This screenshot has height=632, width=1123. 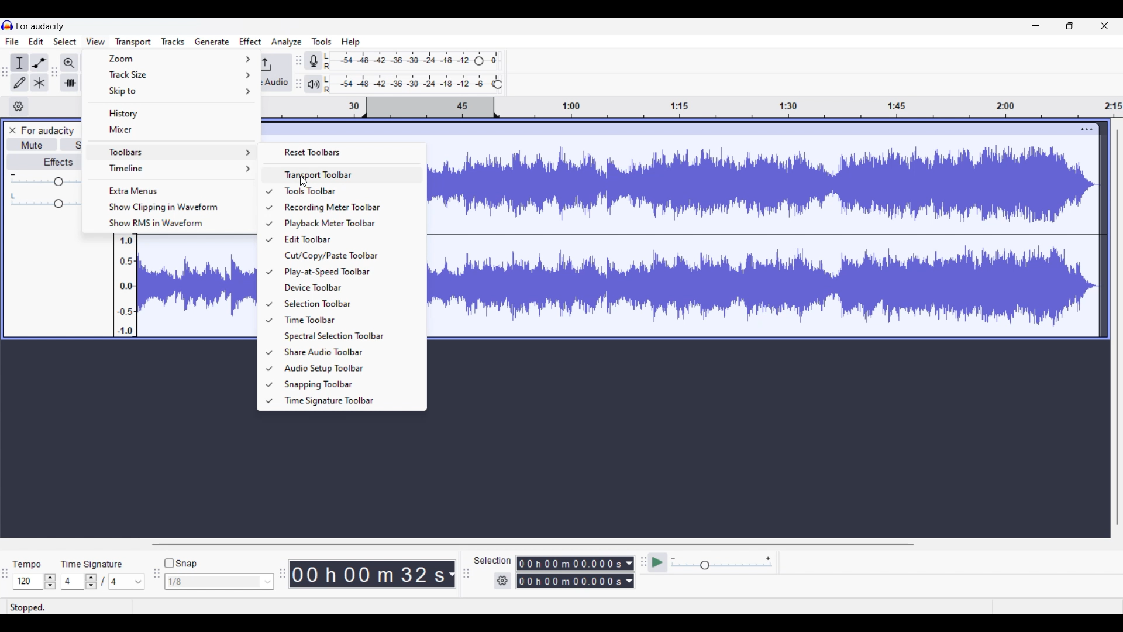 I want to click on Mute, so click(x=32, y=145).